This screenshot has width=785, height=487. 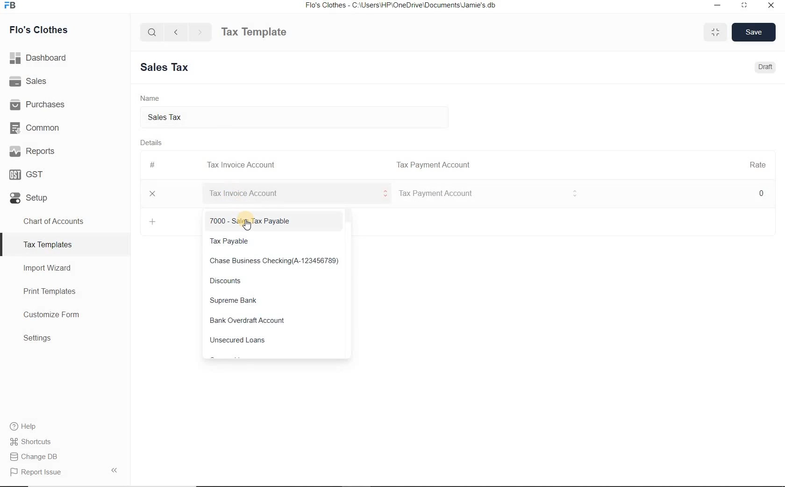 What do you see at coordinates (65, 173) in the screenshot?
I see `GST` at bounding box center [65, 173].